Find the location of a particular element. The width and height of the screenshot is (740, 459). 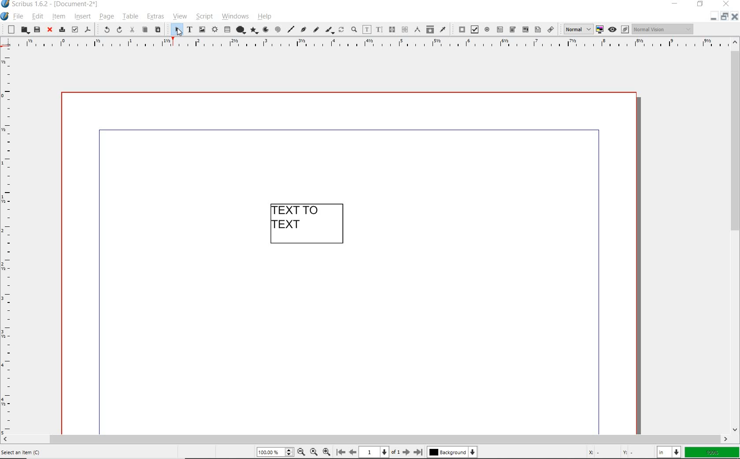

freehand line is located at coordinates (316, 29).